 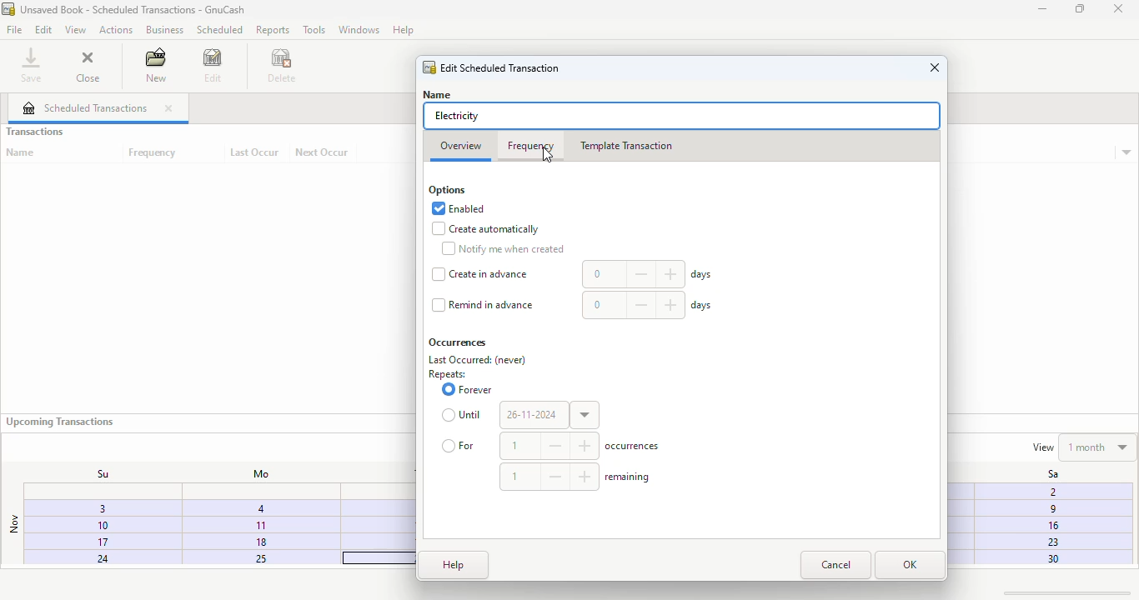 What do you see at coordinates (461, 147) in the screenshot?
I see `overview` at bounding box center [461, 147].